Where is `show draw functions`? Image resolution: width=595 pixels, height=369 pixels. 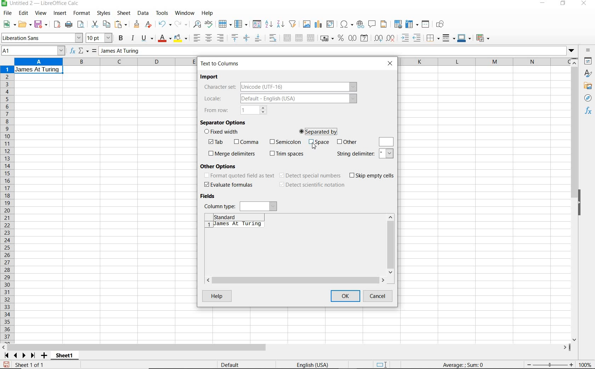 show draw functions is located at coordinates (442, 25).